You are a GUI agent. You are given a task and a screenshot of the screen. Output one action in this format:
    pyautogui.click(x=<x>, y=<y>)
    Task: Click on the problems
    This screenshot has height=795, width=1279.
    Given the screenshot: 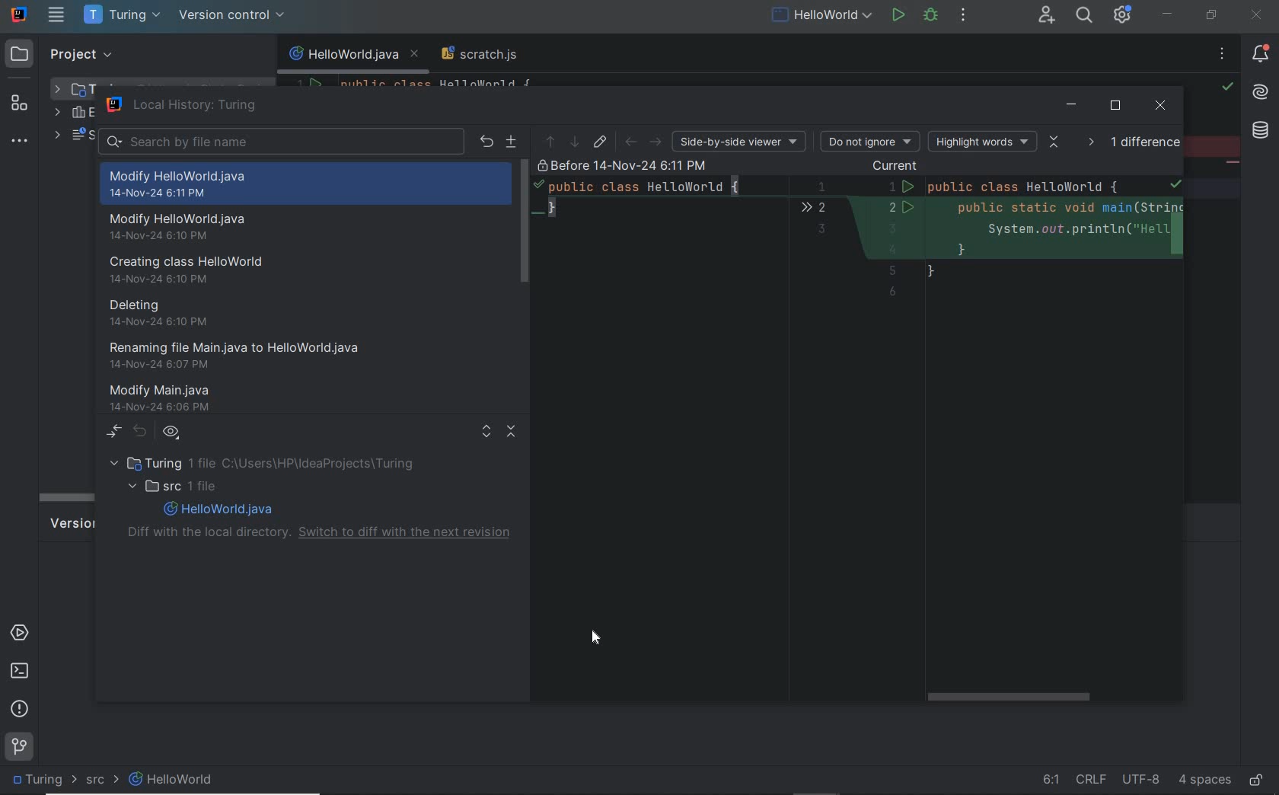 What is the action you would take?
    pyautogui.click(x=18, y=708)
    